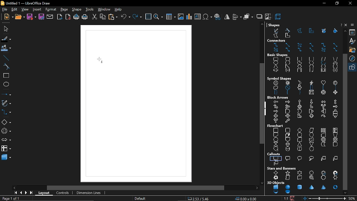 The image size is (357, 201). I want to click on move down, so click(345, 193).